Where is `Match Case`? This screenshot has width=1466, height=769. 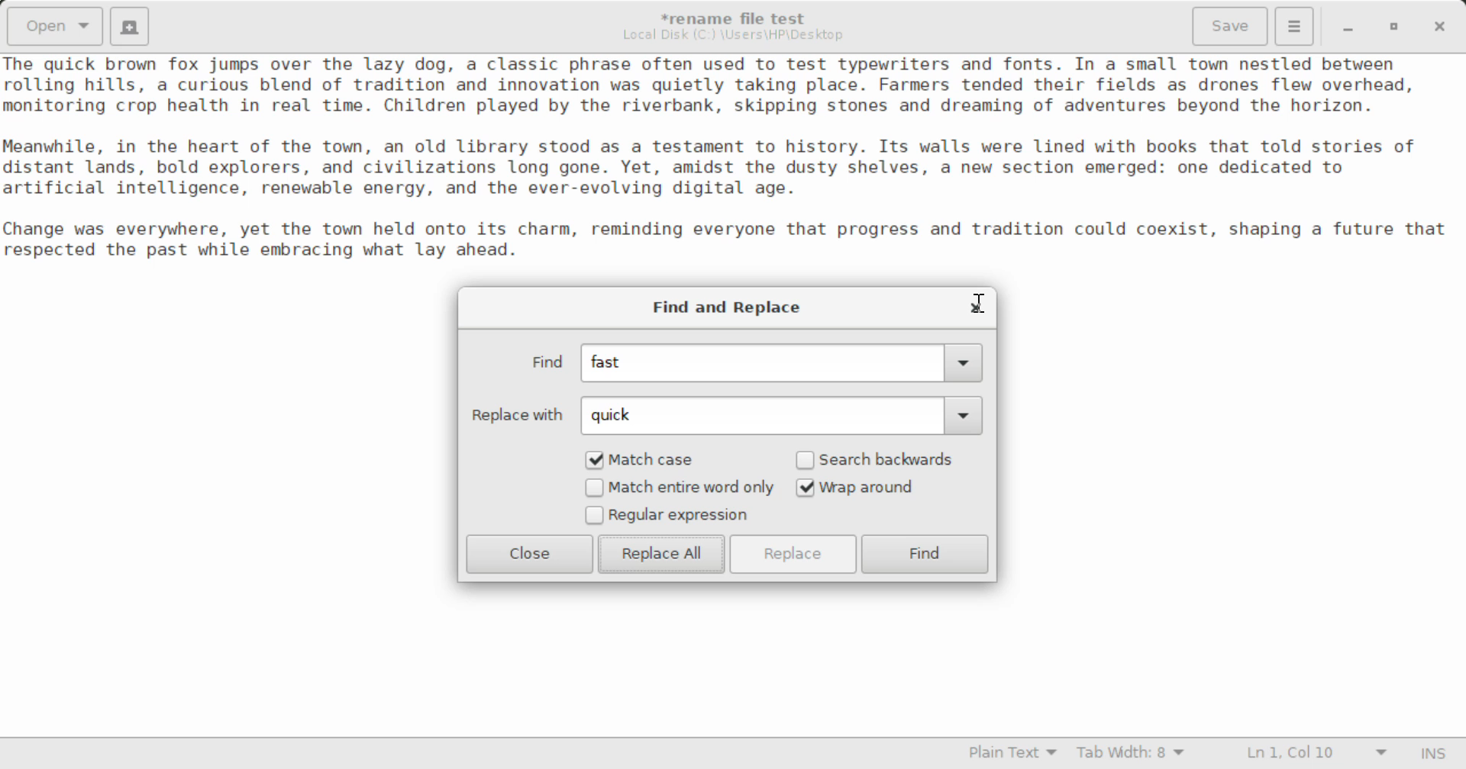 Match Case is located at coordinates (651, 459).